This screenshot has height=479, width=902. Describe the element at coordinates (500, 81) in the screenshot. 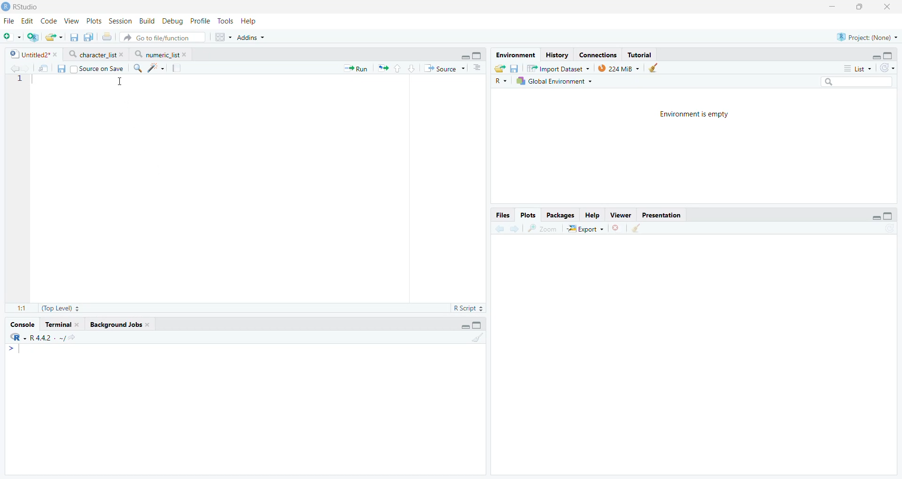

I see `R` at that location.